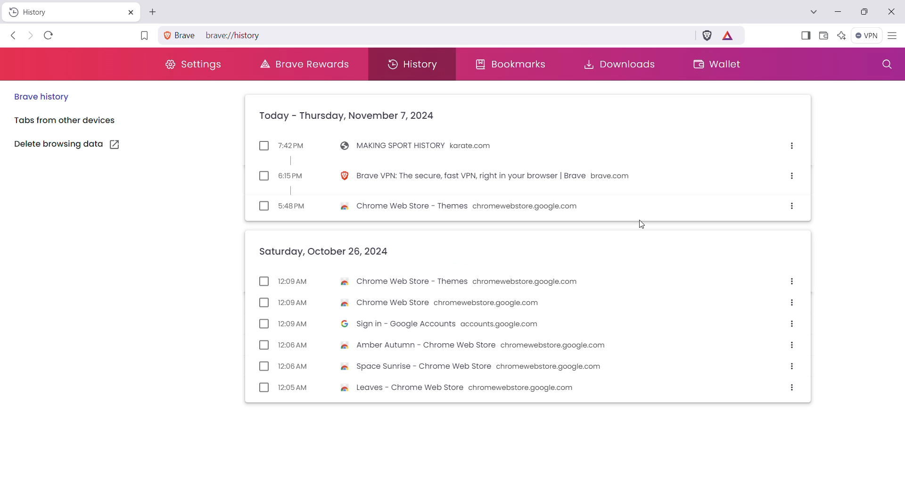 The width and height of the screenshot is (905, 480). What do you see at coordinates (75, 144) in the screenshot?
I see `Delete browsing data` at bounding box center [75, 144].